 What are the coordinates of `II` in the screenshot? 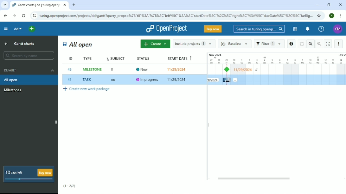 It's located at (112, 70).